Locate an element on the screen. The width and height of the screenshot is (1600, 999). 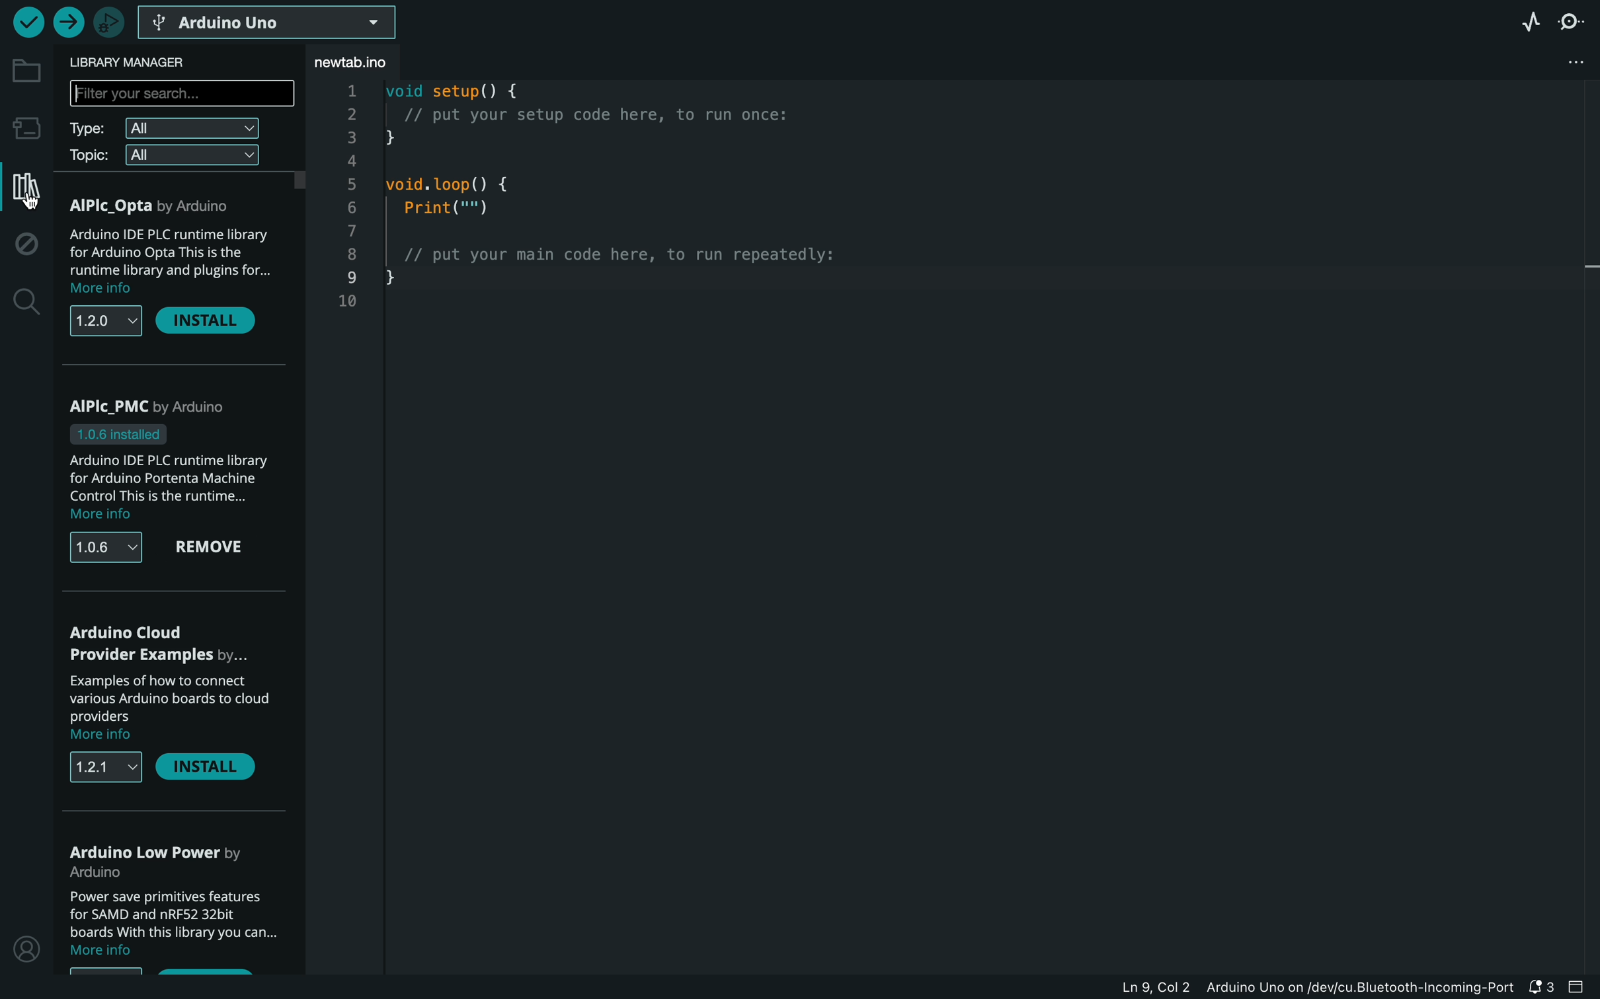
type filter is located at coordinates (165, 130).